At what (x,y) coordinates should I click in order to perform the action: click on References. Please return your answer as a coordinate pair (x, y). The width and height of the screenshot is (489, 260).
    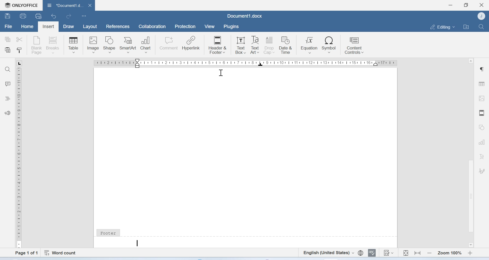
    Looking at the image, I should click on (117, 26).